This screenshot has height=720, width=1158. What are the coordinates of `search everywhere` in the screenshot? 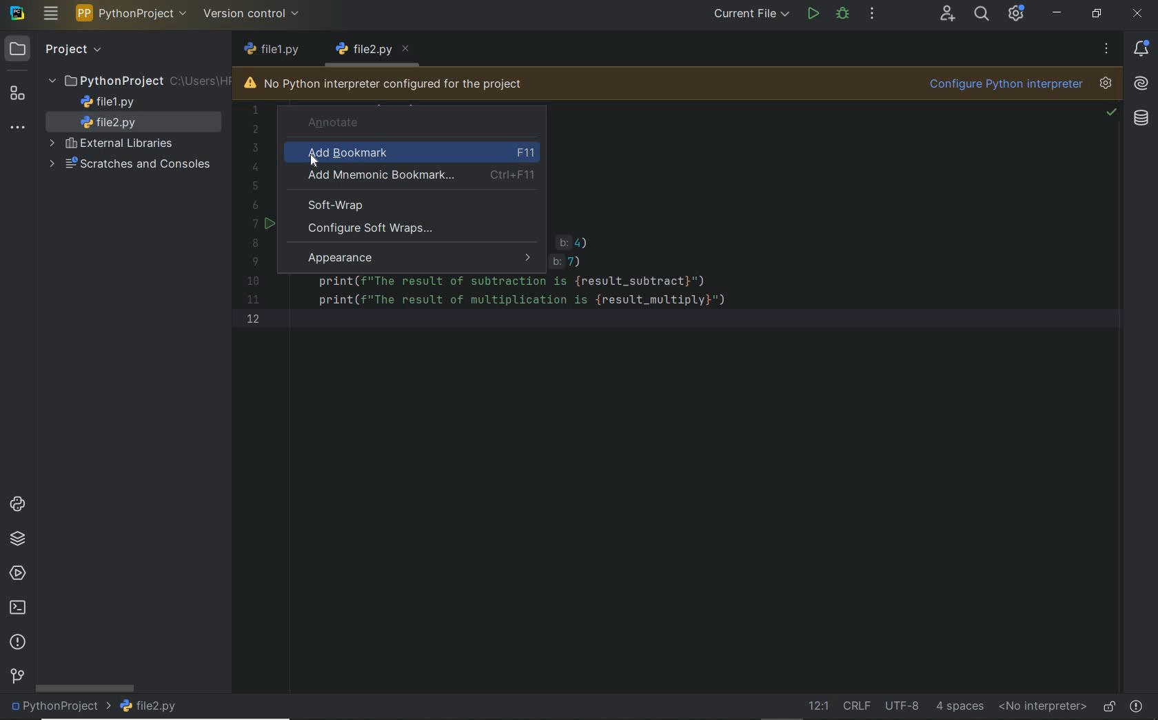 It's located at (982, 16).